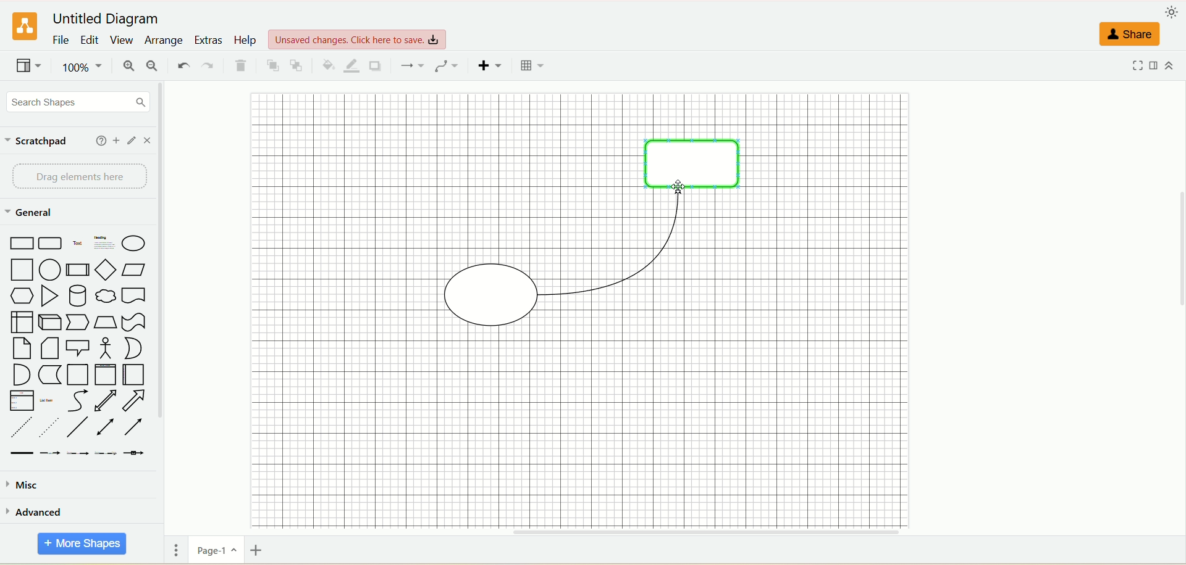 The image size is (1186, 565). I want to click on pages, so click(174, 551).